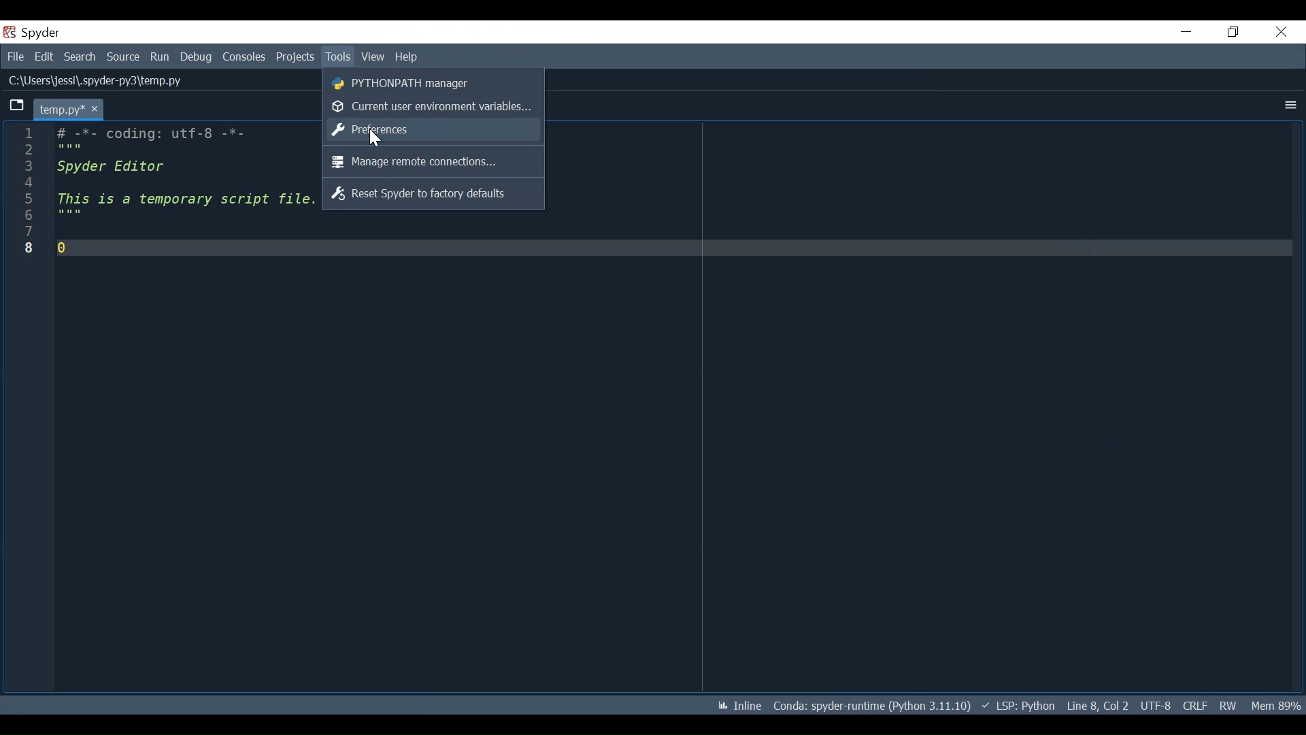 The image size is (1306, 735). I want to click on Manage remote connections, so click(436, 162).